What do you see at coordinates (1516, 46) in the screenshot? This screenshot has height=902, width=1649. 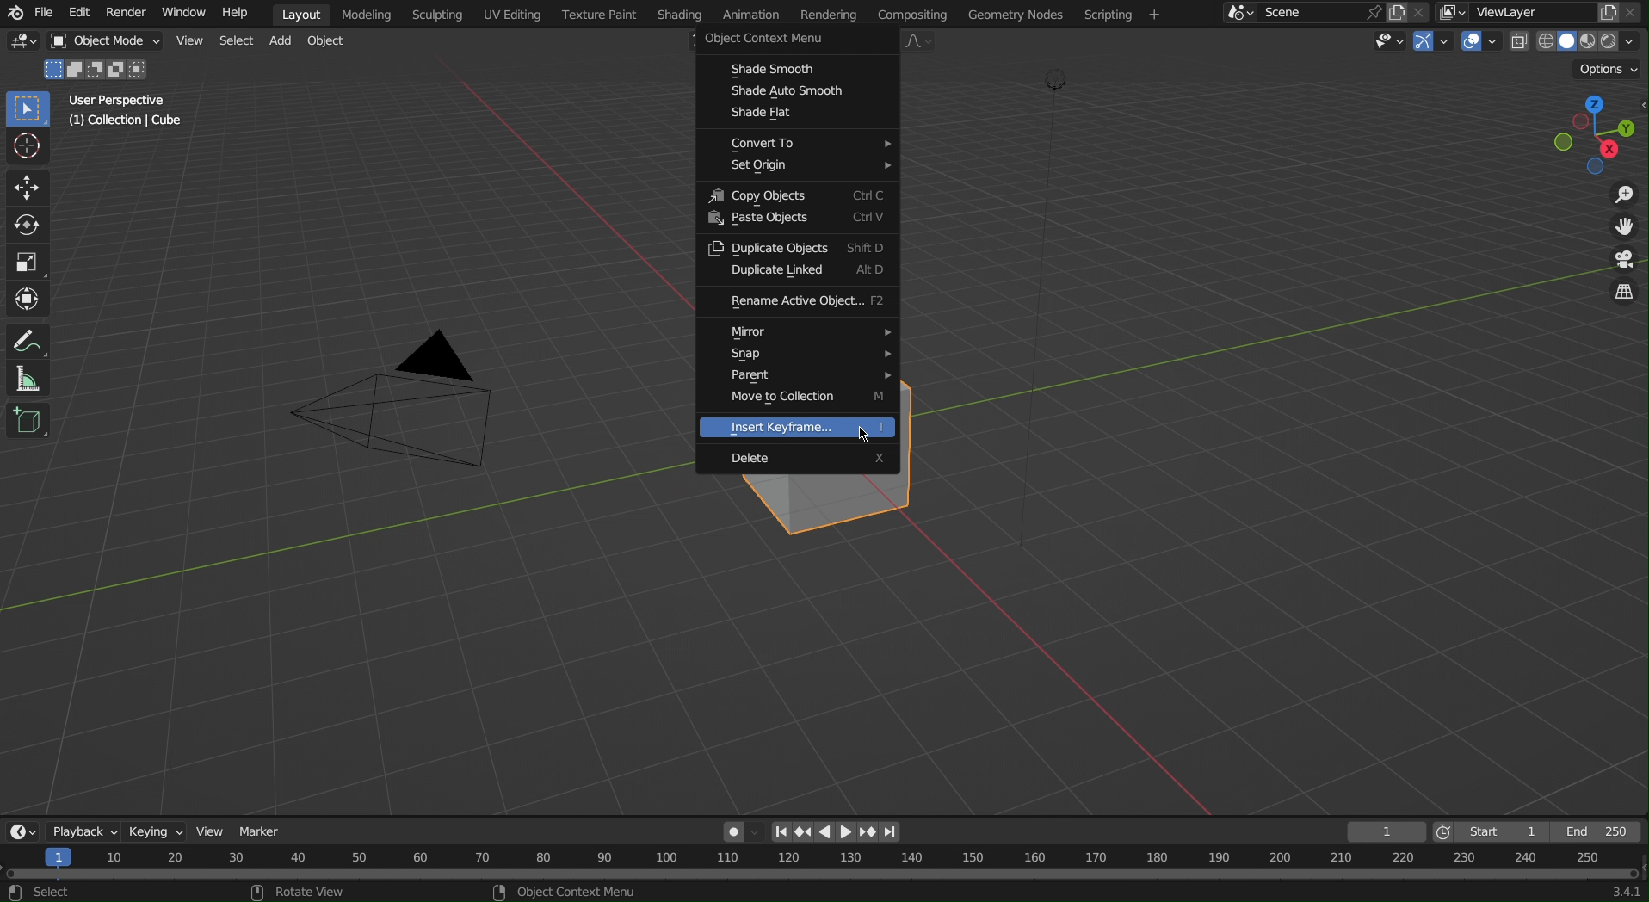 I see `Toggle X-Ray` at bounding box center [1516, 46].